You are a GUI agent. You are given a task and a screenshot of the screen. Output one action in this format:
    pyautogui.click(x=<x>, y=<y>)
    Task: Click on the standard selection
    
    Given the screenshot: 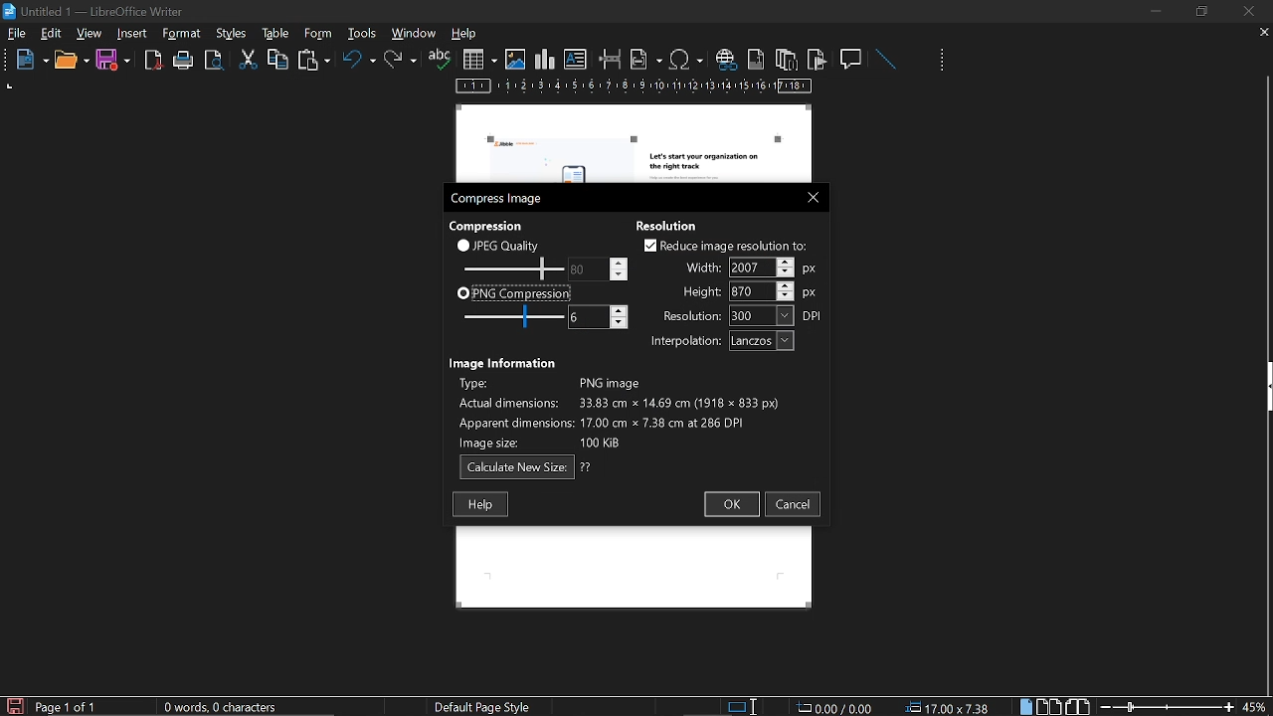 What is the action you would take?
    pyautogui.click(x=744, y=706)
    